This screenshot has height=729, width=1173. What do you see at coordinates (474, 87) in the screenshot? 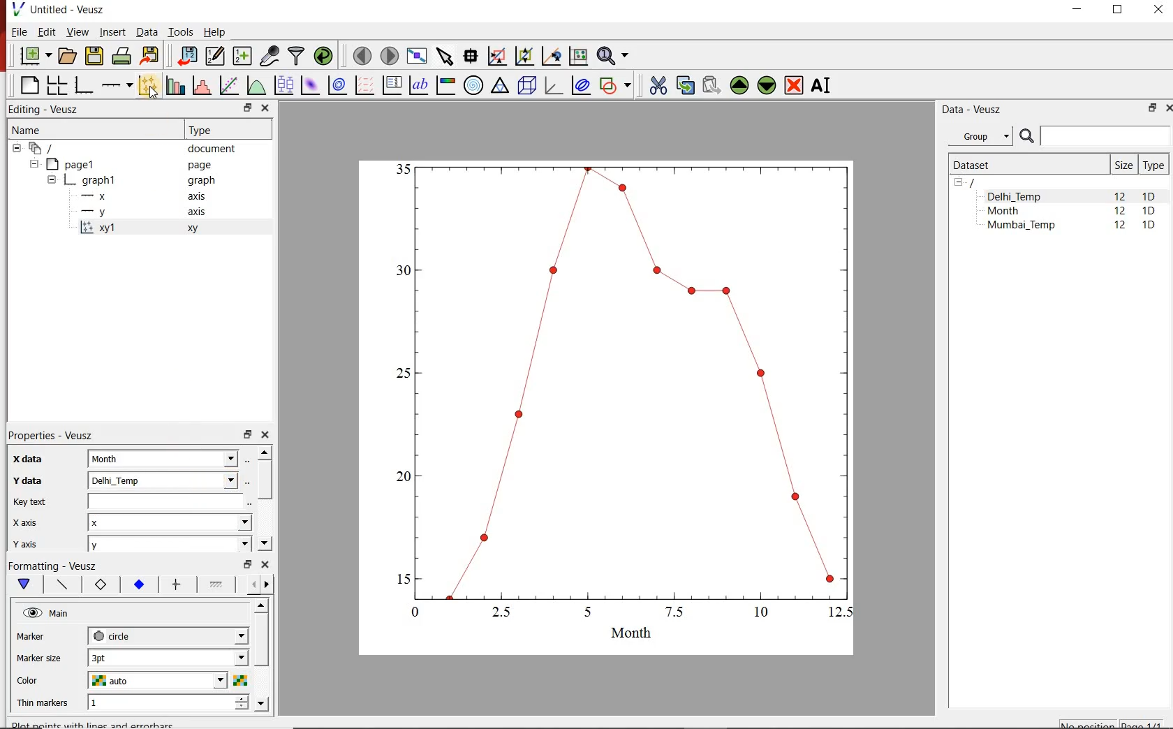
I see `polar graph` at bounding box center [474, 87].